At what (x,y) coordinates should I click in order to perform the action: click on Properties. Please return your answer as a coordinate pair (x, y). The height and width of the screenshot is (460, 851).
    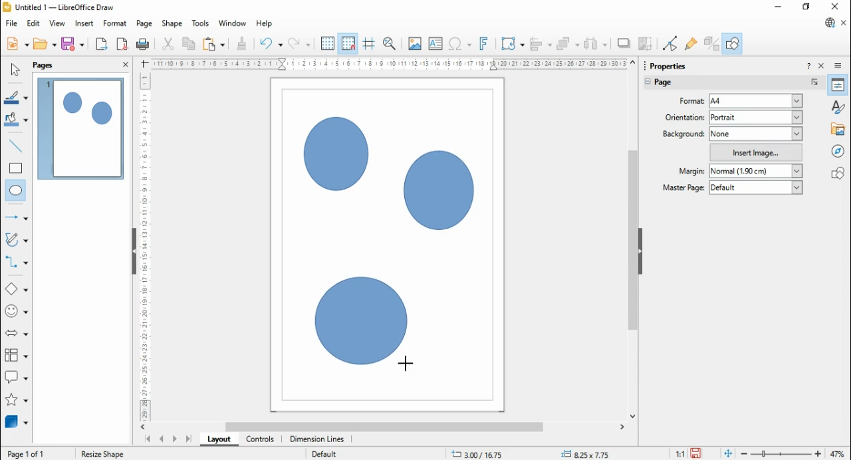
    Looking at the image, I should click on (668, 66).